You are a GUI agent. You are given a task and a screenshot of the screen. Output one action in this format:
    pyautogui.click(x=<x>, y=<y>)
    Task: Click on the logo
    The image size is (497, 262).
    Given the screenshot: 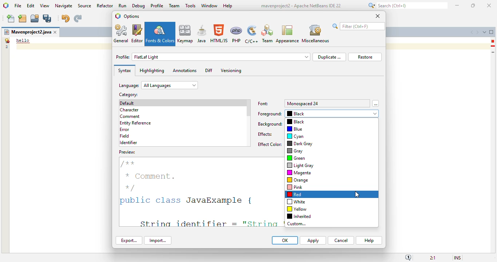 What is the action you would take?
    pyautogui.click(x=6, y=5)
    